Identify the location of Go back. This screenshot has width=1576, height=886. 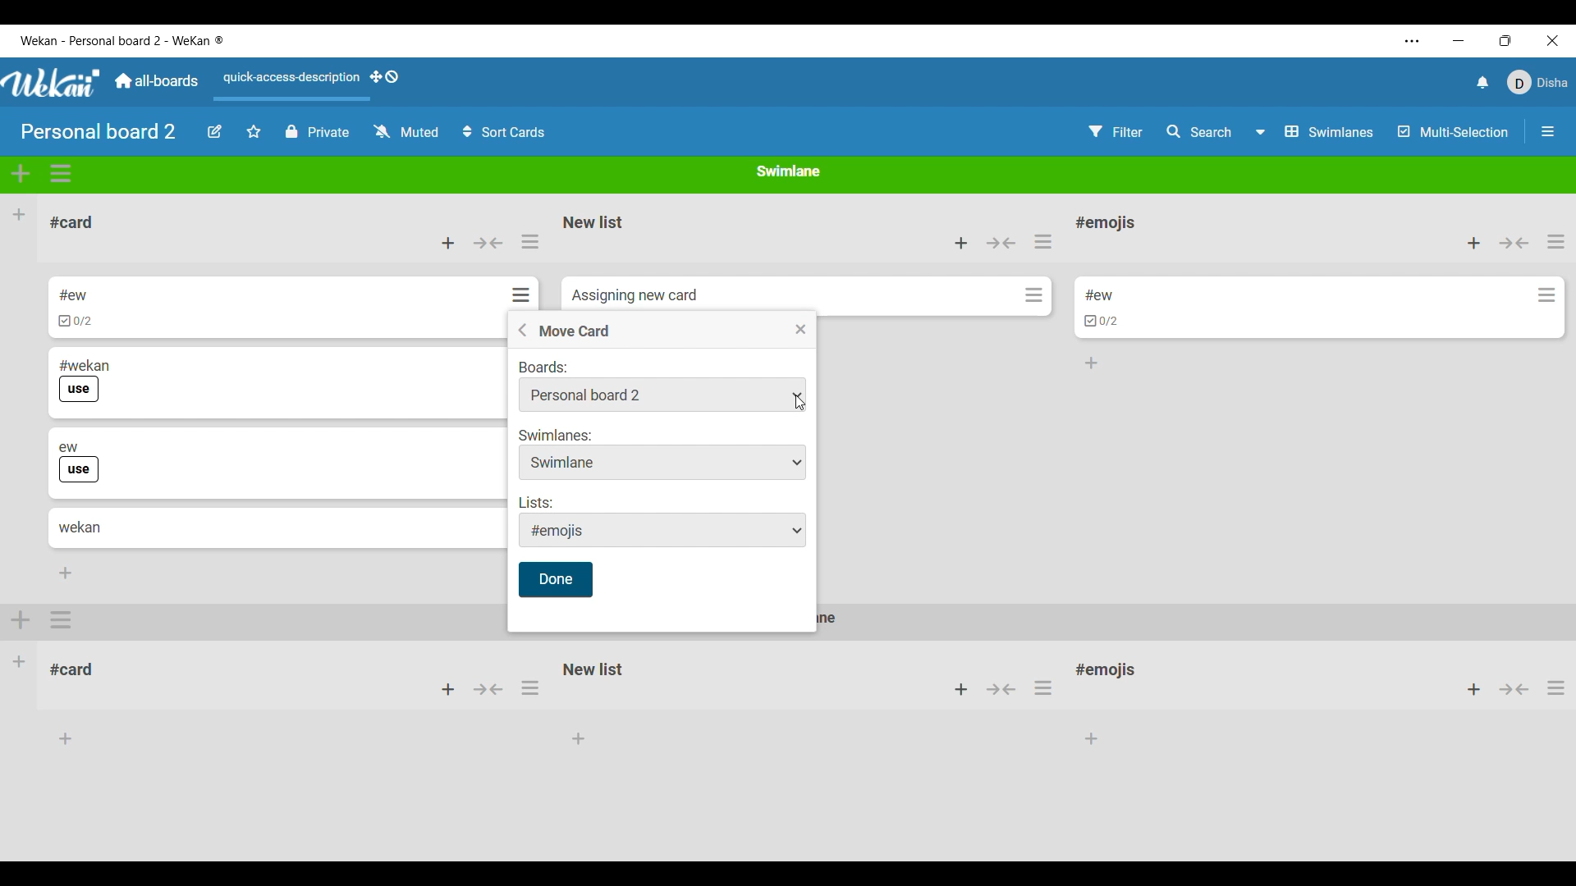
(522, 330).